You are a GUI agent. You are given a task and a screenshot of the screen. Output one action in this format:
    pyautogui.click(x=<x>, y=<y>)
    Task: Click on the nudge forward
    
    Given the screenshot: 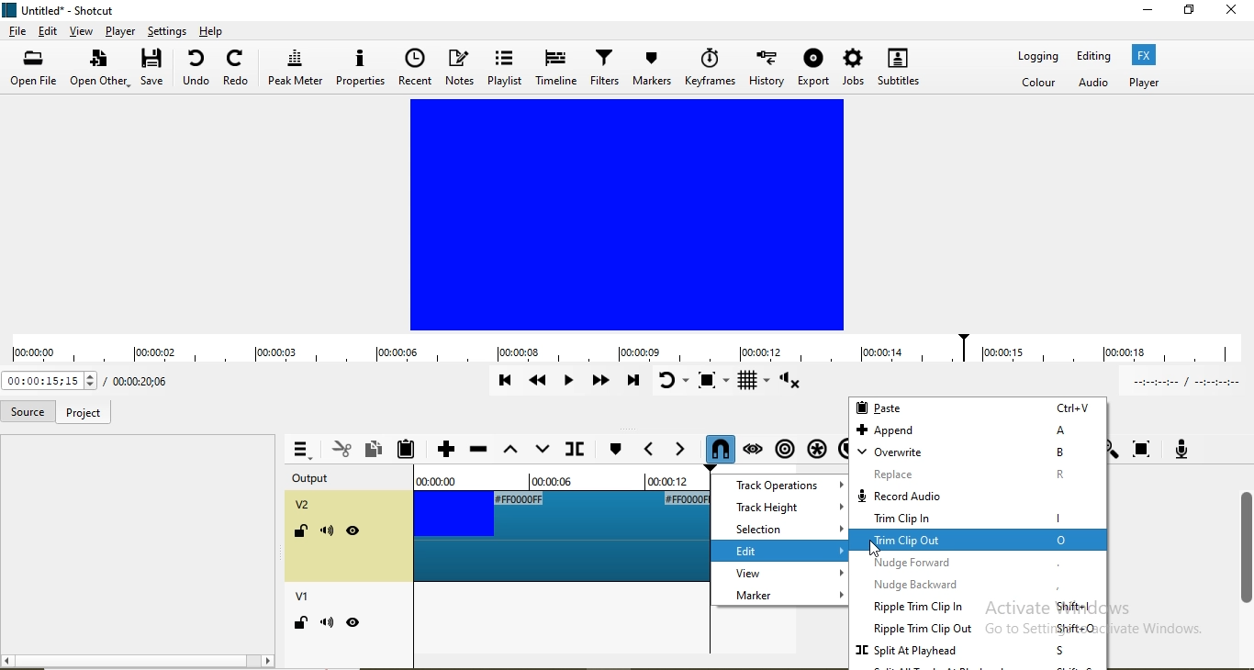 What is the action you would take?
    pyautogui.click(x=977, y=563)
    